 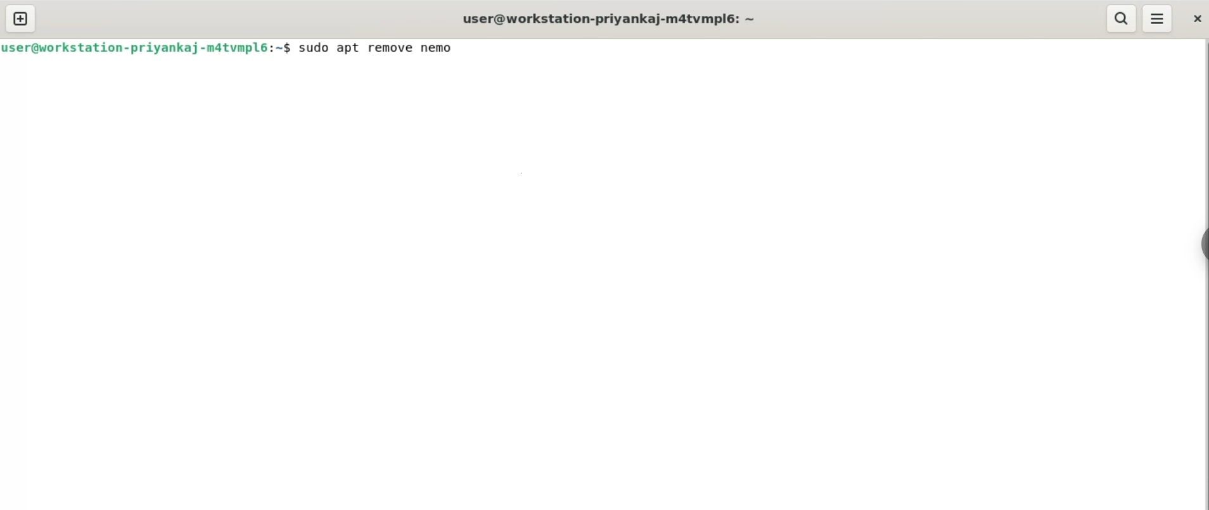 I want to click on user@workstation-priyankaj-m4tvmpl6:-$, so click(x=146, y=48).